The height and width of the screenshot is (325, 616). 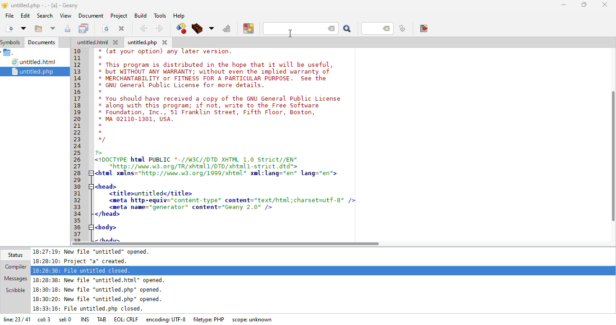 What do you see at coordinates (99, 125) in the screenshot?
I see `*` at bounding box center [99, 125].